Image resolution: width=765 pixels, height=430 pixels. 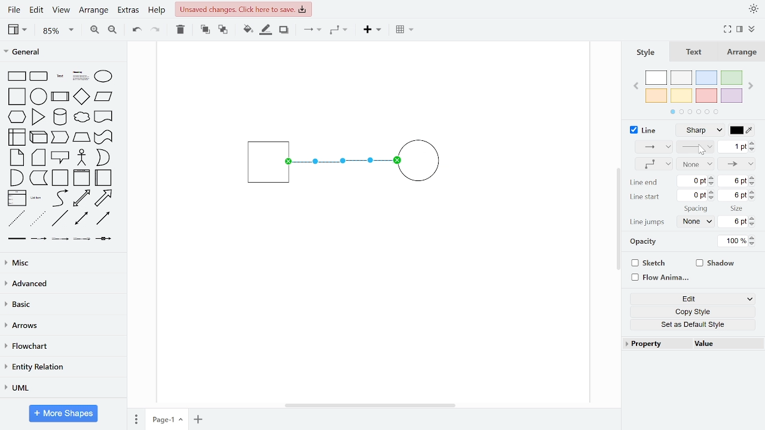 What do you see at coordinates (697, 209) in the screenshot?
I see `spacing` at bounding box center [697, 209].